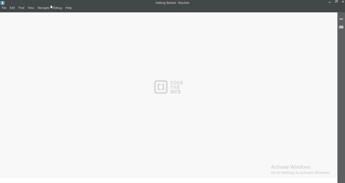 The width and height of the screenshot is (345, 183). I want to click on Find, so click(22, 8).